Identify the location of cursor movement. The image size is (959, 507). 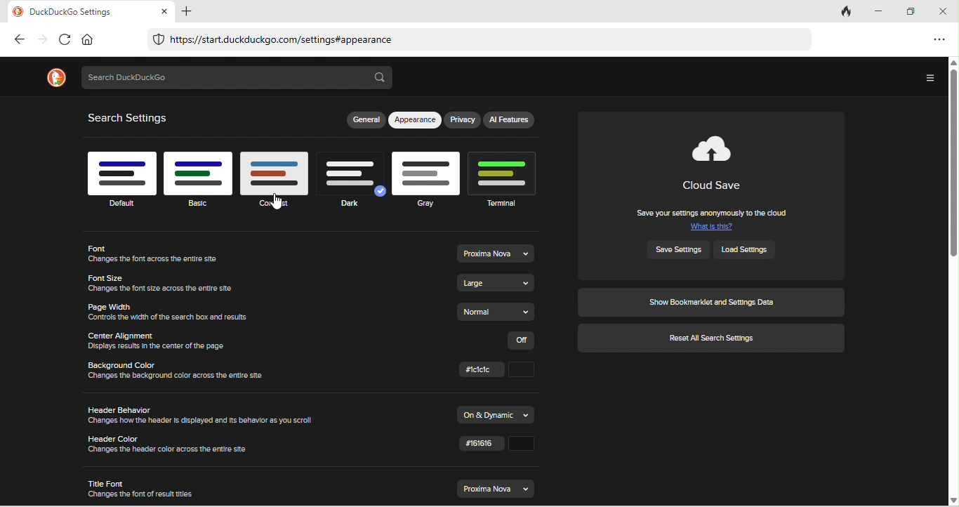
(278, 200).